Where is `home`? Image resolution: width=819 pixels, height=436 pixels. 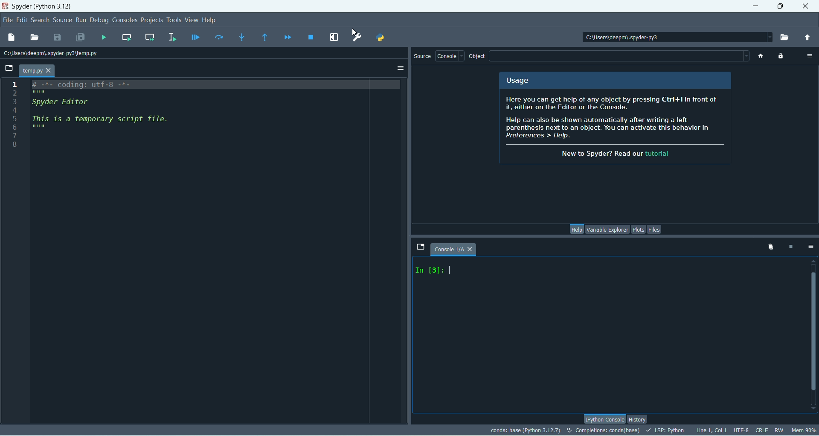 home is located at coordinates (760, 56).